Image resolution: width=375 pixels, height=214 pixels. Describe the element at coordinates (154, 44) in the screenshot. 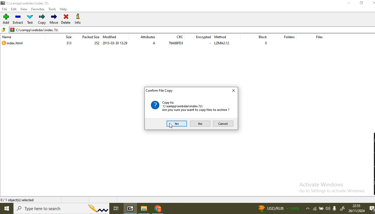

I see `A` at that location.